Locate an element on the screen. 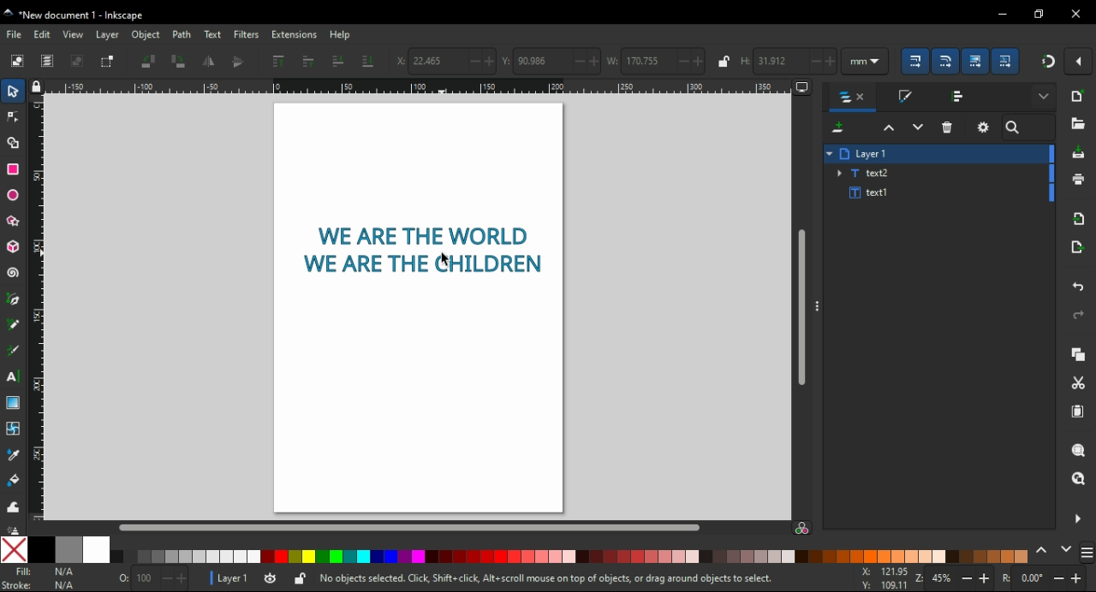 Image resolution: width=1096 pixels, height=592 pixels. help is located at coordinates (342, 35).